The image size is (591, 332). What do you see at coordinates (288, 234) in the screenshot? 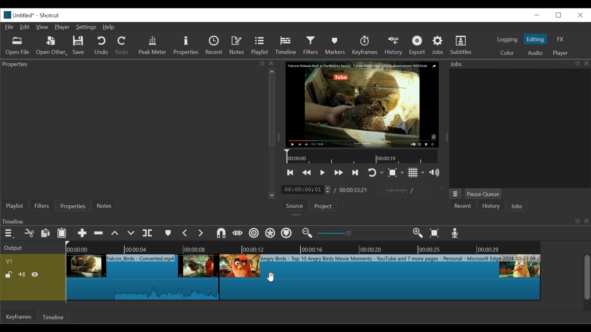
I see `Ripple Markers` at bounding box center [288, 234].